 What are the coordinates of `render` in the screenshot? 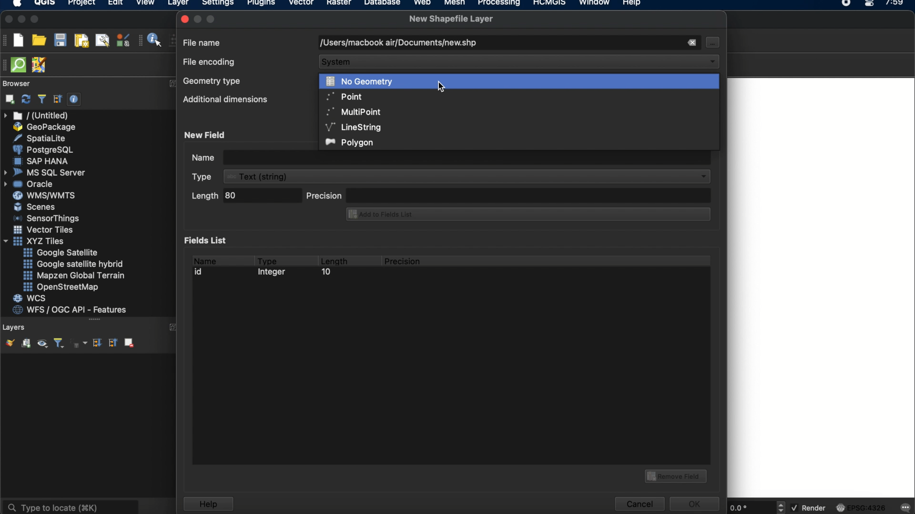 It's located at (810, 508).